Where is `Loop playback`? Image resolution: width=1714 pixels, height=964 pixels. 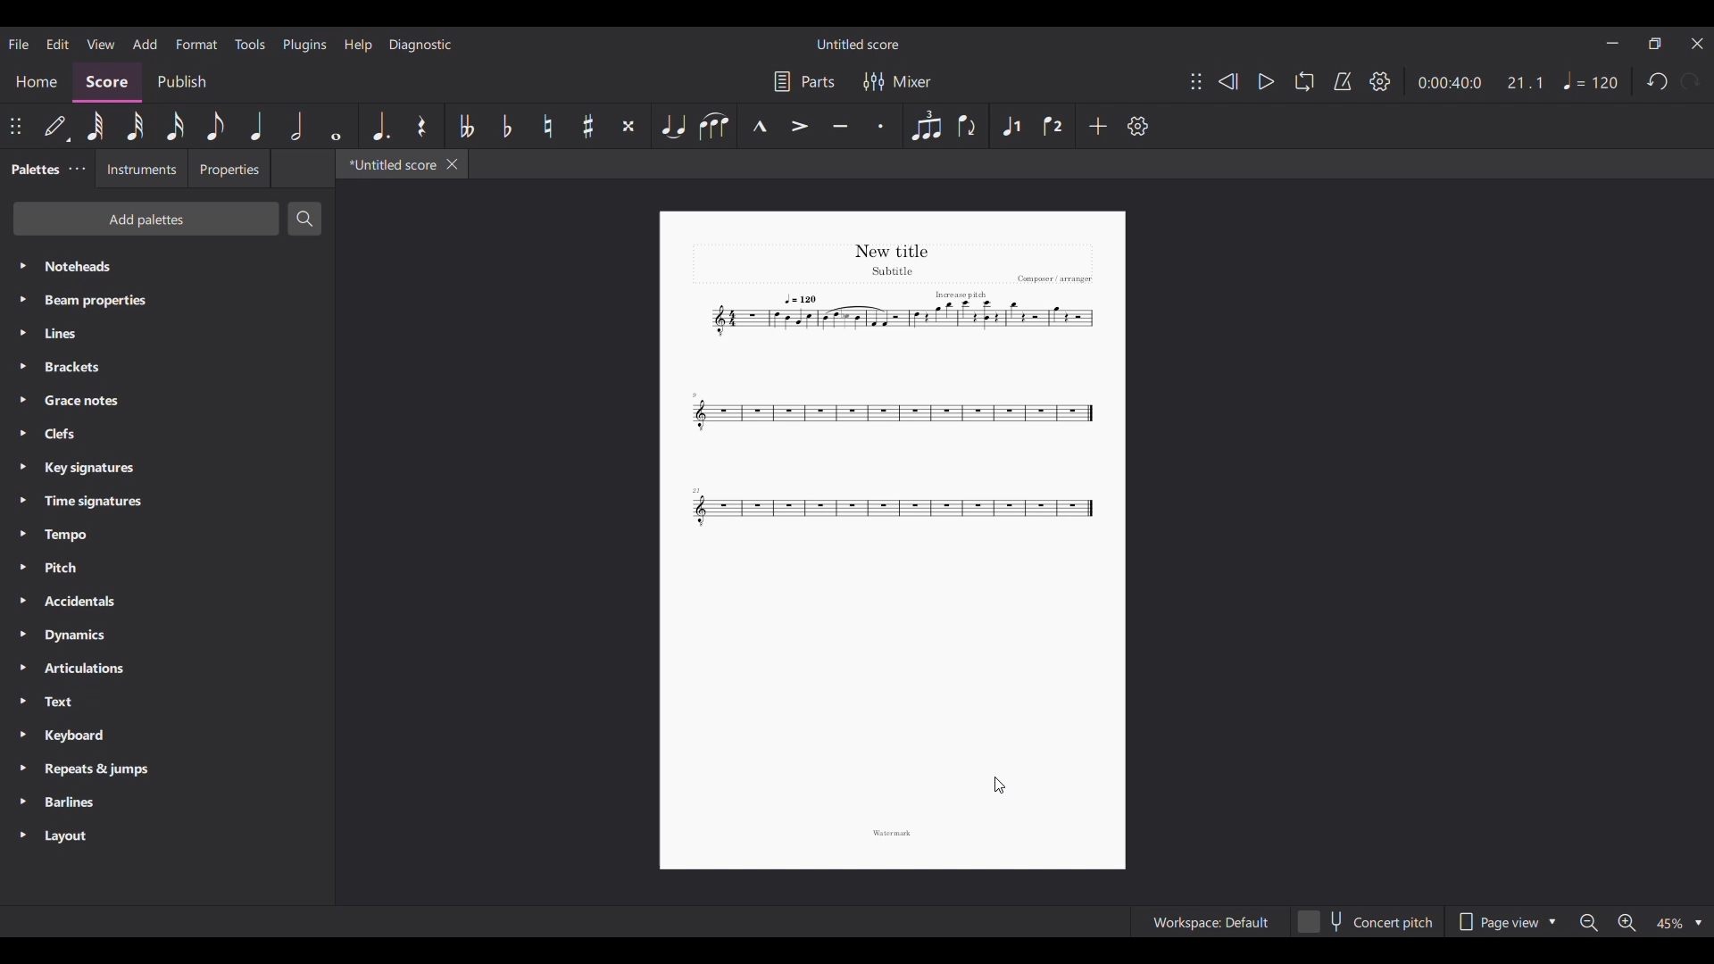
Loop playback is located at coordinates (1305, 81).